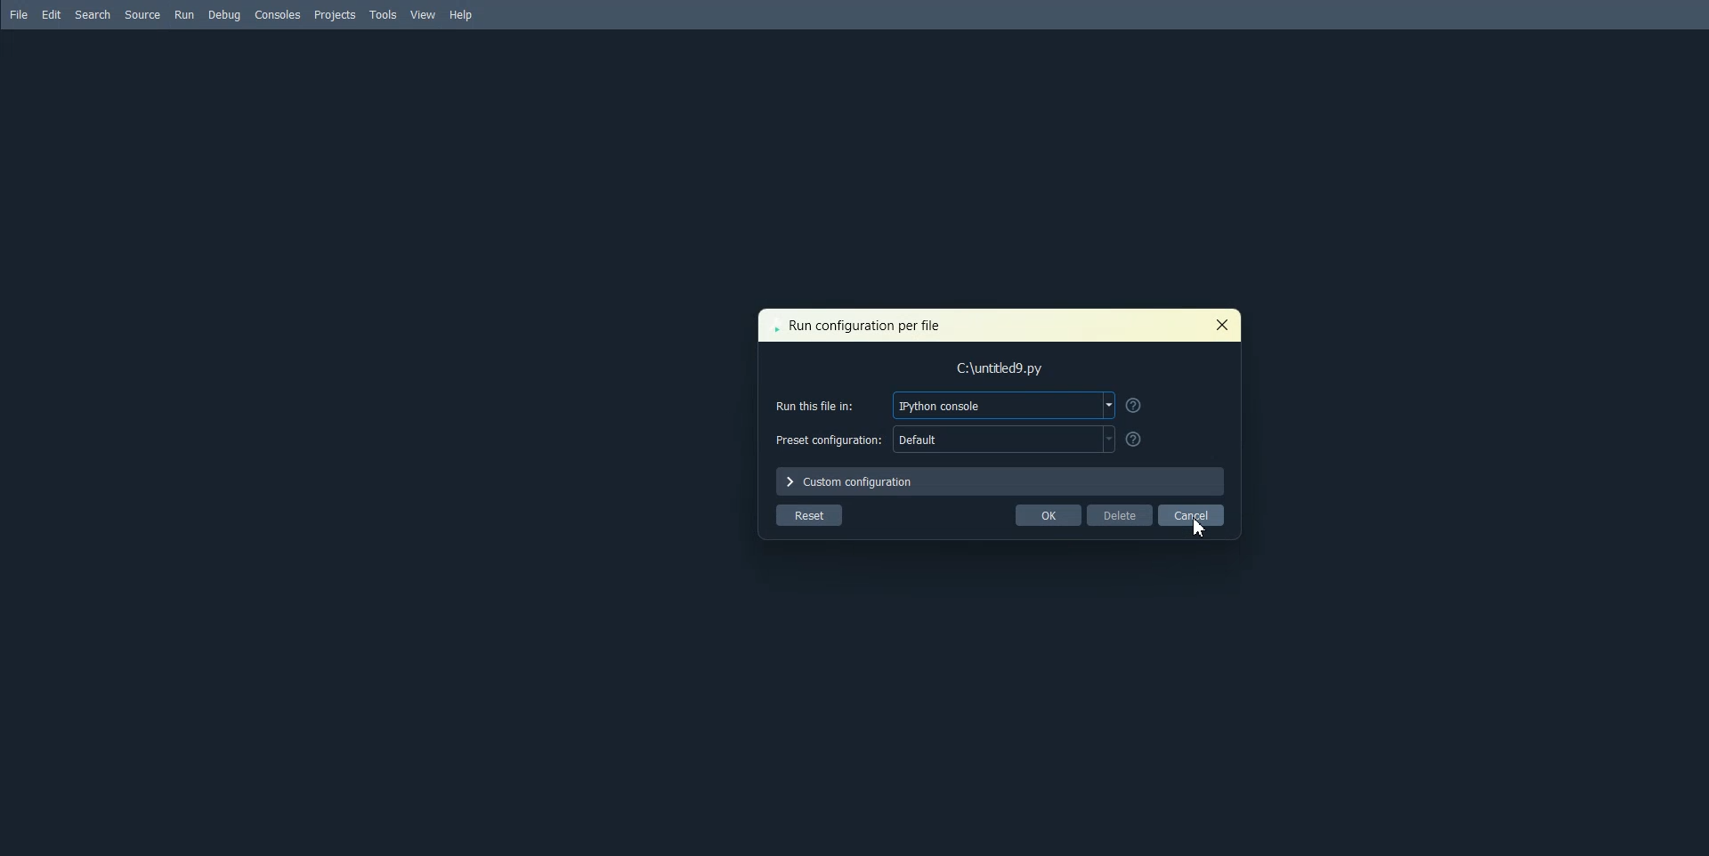  What do you see at coordinates (1048, 514) in the screenshot?
I see `OK` at bounding box center [1048, 514].